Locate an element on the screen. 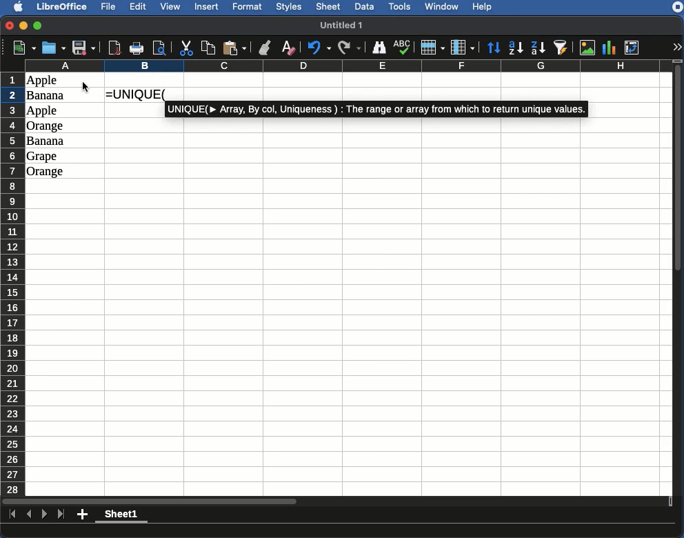 This screenshot has width=684, height=538. Paste is located at coordinates (236, 48).